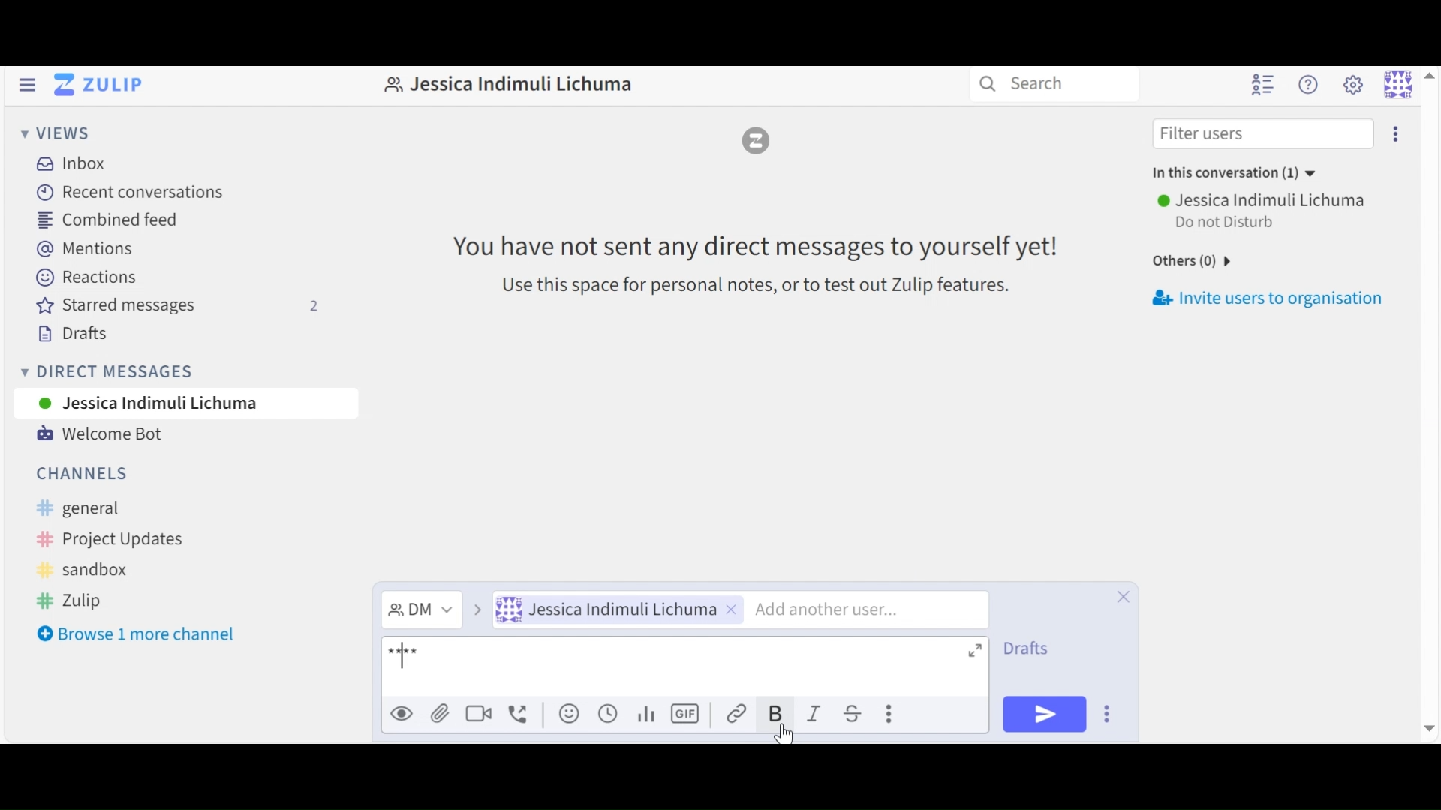  What do you see at coordinates (86, 277) in the screenshot?
I see `Reactions` at bounding box center [86, 277].